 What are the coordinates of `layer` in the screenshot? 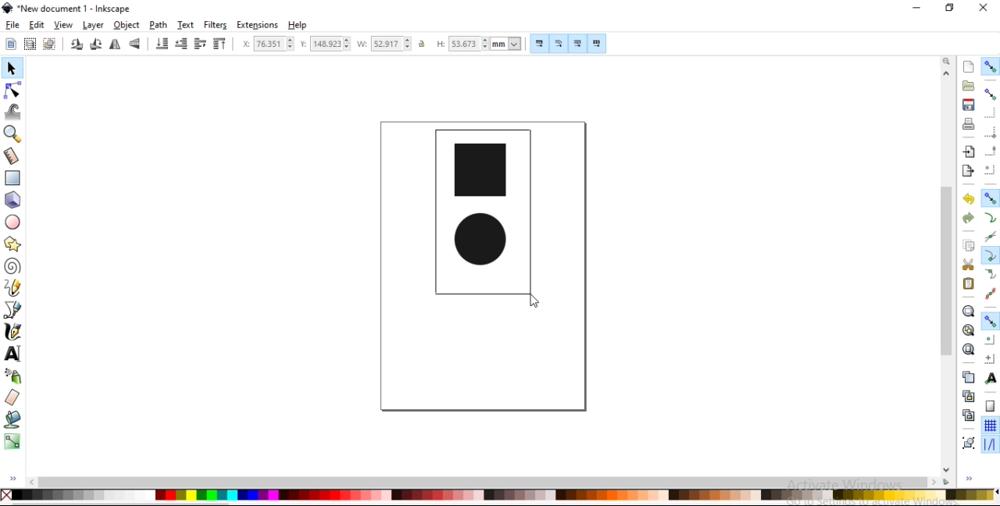 It's located at (92, 26).